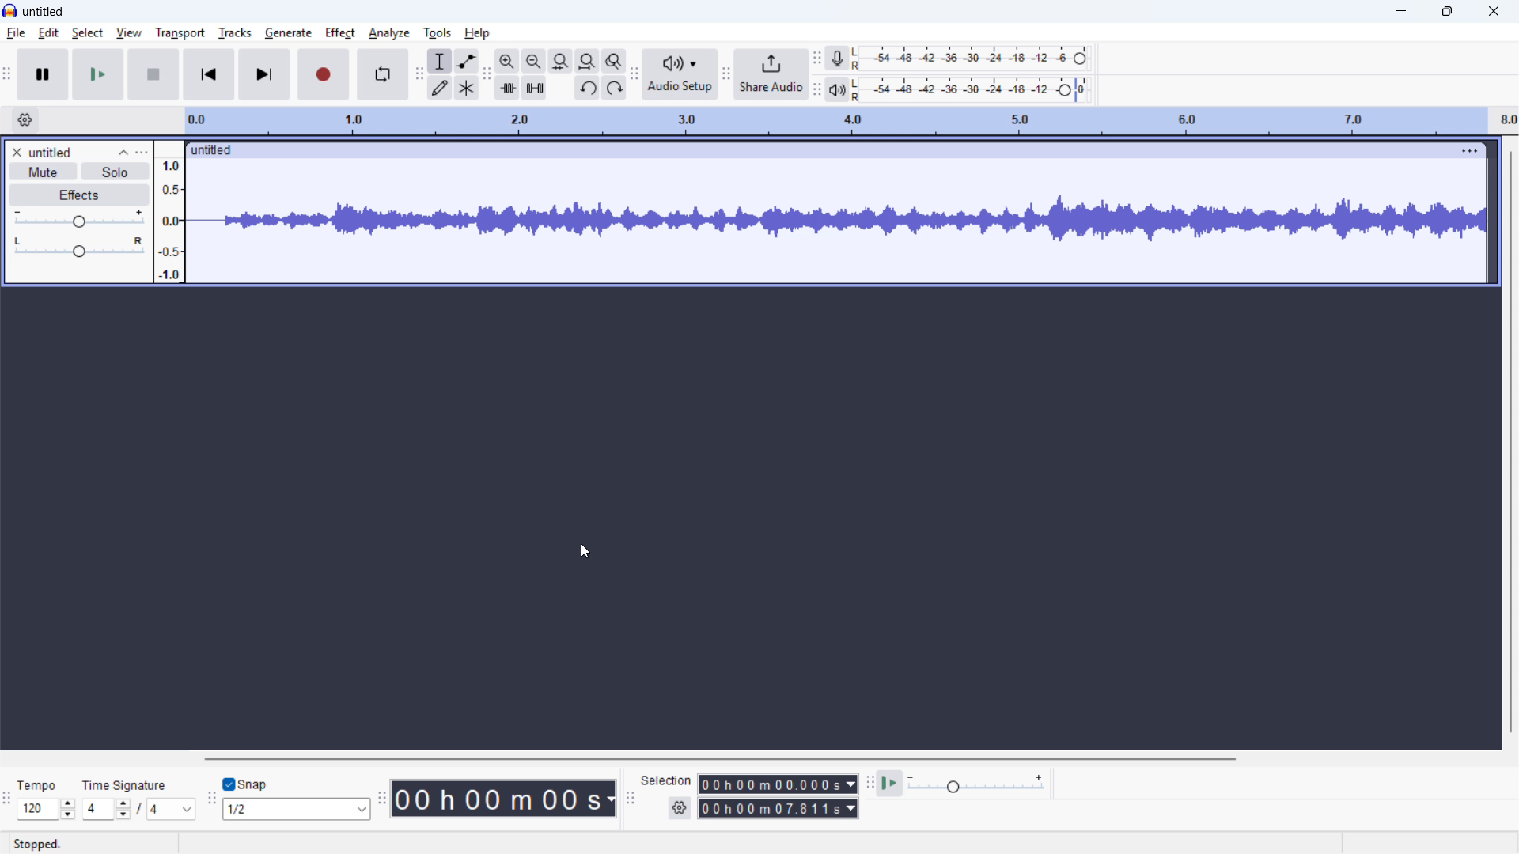 The image size is (1519, 854). I want to click on select, so click(89, 33).